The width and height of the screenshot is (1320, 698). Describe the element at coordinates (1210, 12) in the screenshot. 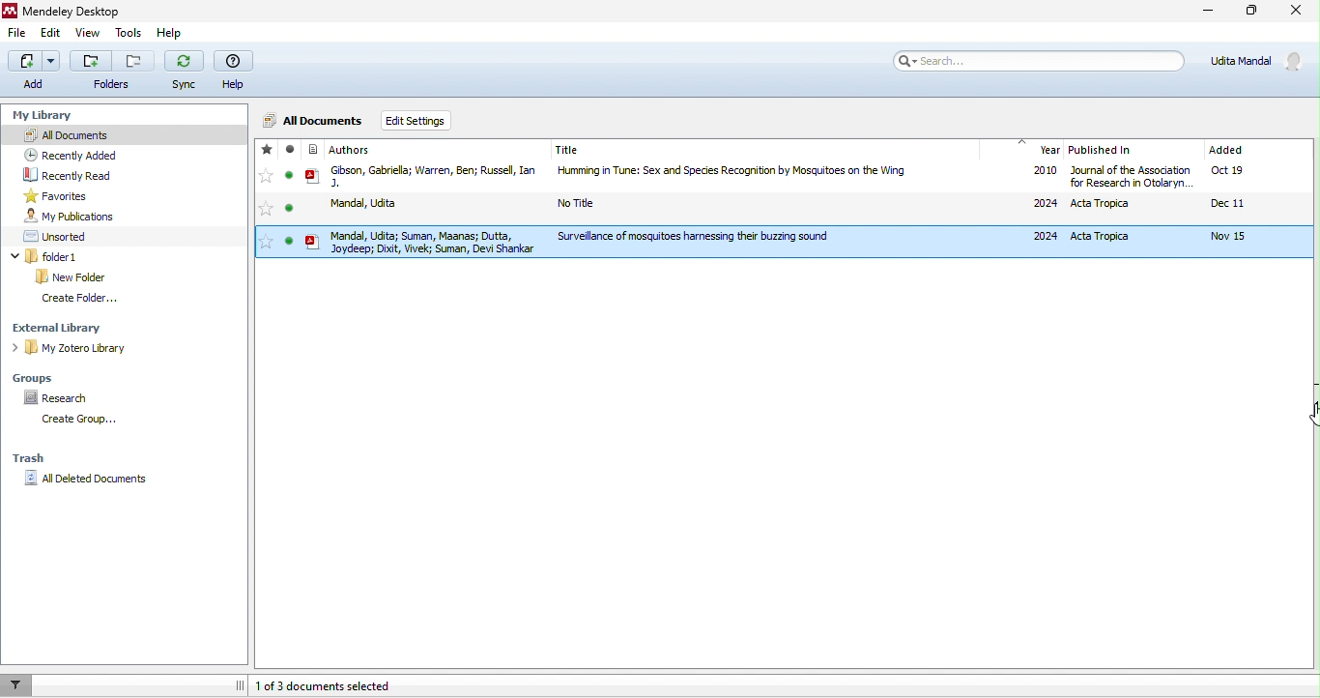

I see `minimize` at that location.